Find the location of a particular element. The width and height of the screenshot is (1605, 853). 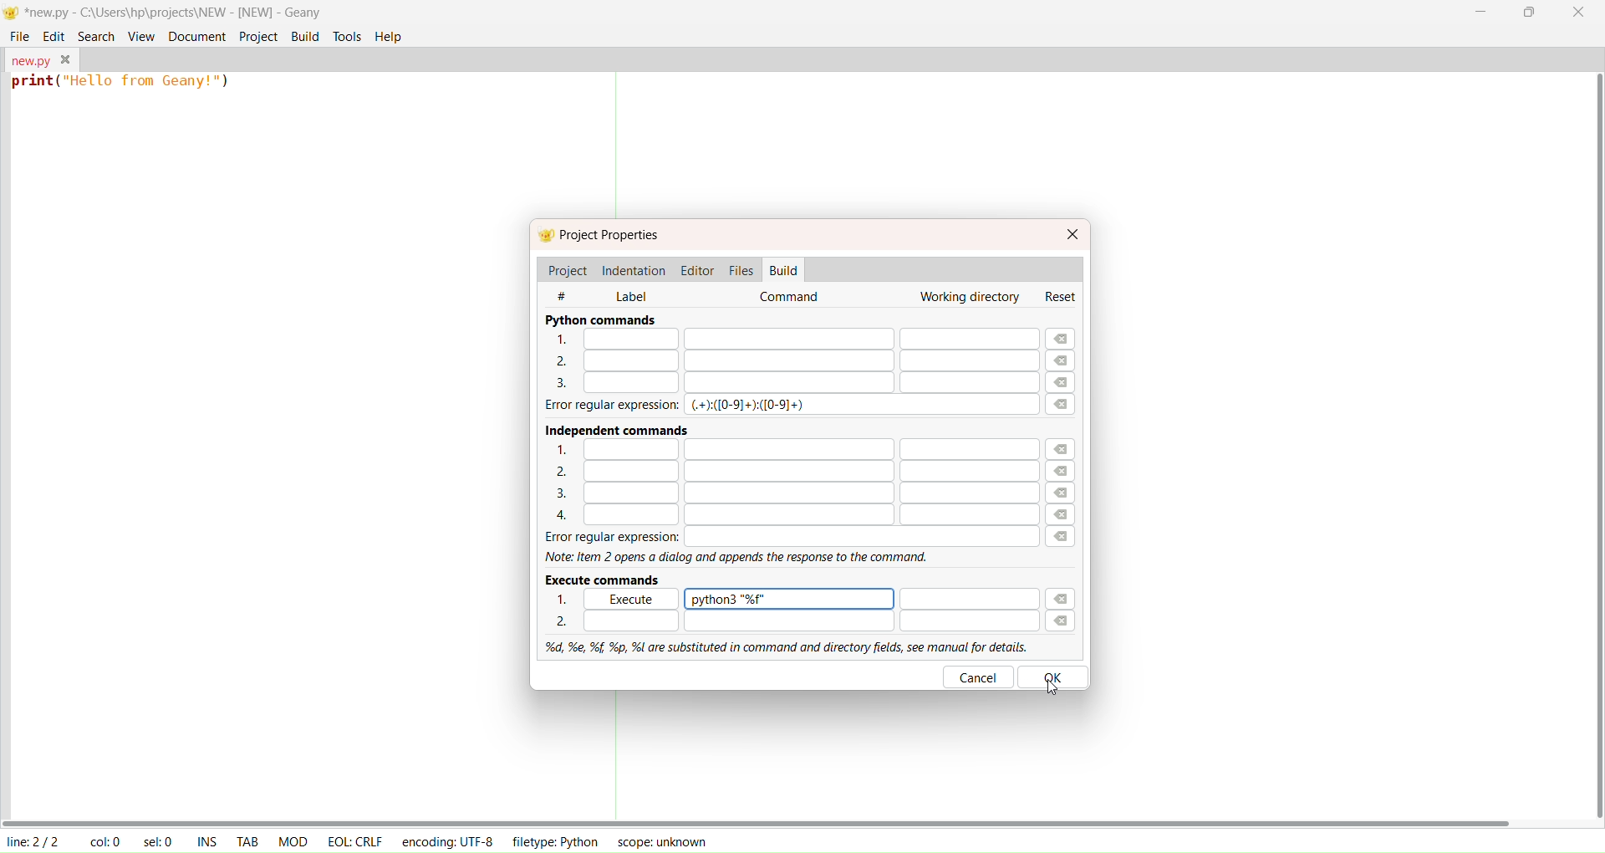

encoding: UTF -8 is located at coordinates (448, 840).